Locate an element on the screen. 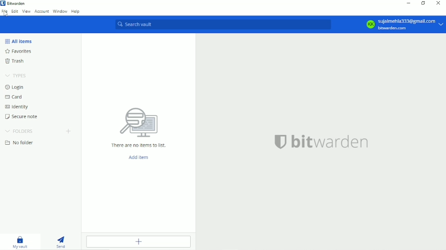 Image resolution: width=446 pixels, height=250 pixels. Search vault is located at coordinates (223, 24).